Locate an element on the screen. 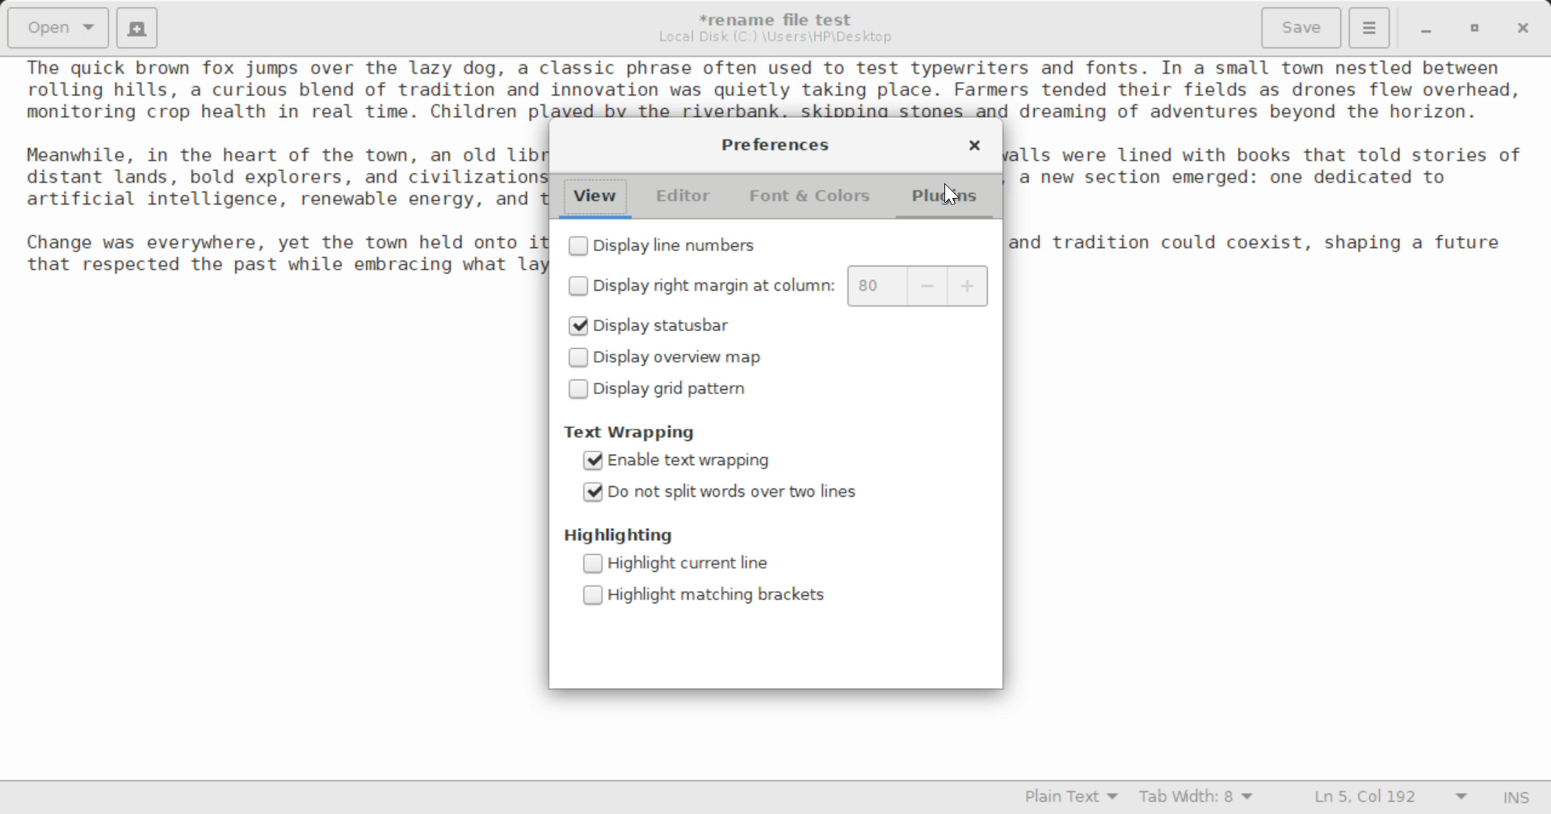 This screenshot has width=1551, height=814. Tab Width  is located at coordinates (1199, 799).